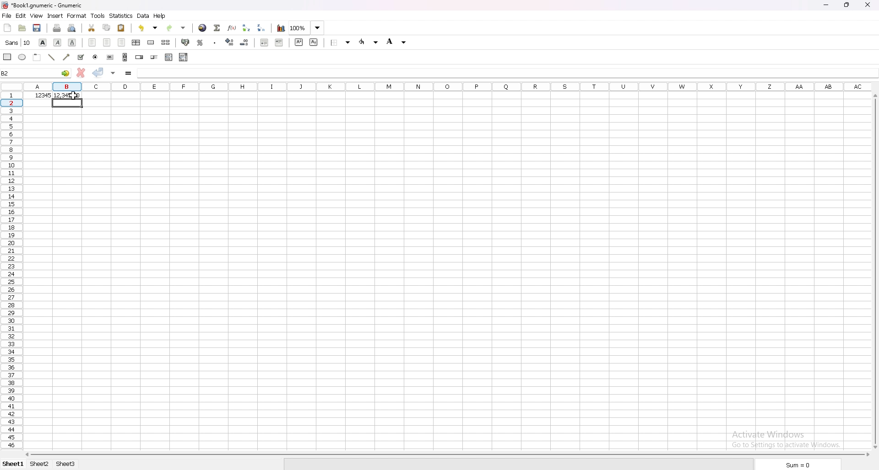 The image size is (879, 470). I want to click on rows, so click(8, 269).